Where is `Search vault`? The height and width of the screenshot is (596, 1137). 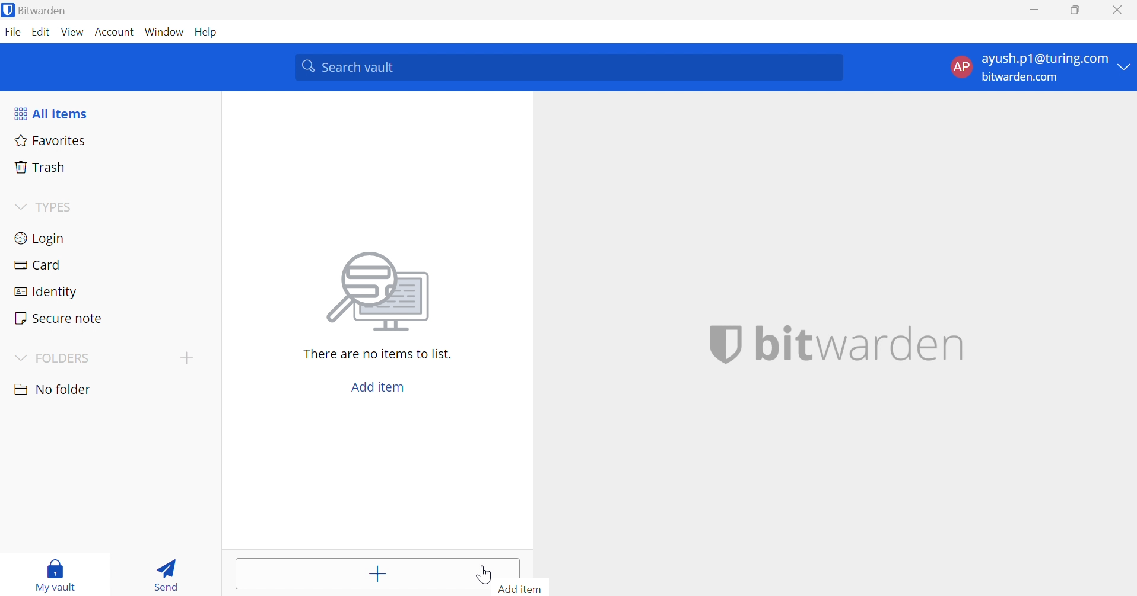 Search vault is located at coordinates (570, 68).